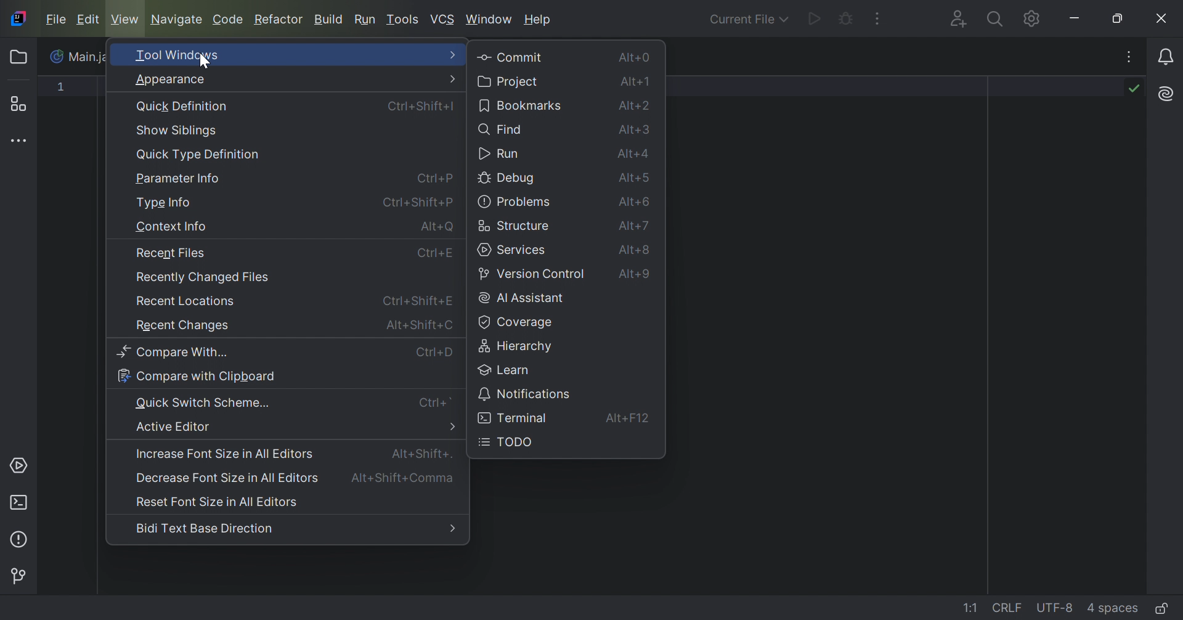 The height and width of the screenshot is (620, 1183). Describe the element at coordinates (514, 226) in the screenshot. I see `Structure` at that location.